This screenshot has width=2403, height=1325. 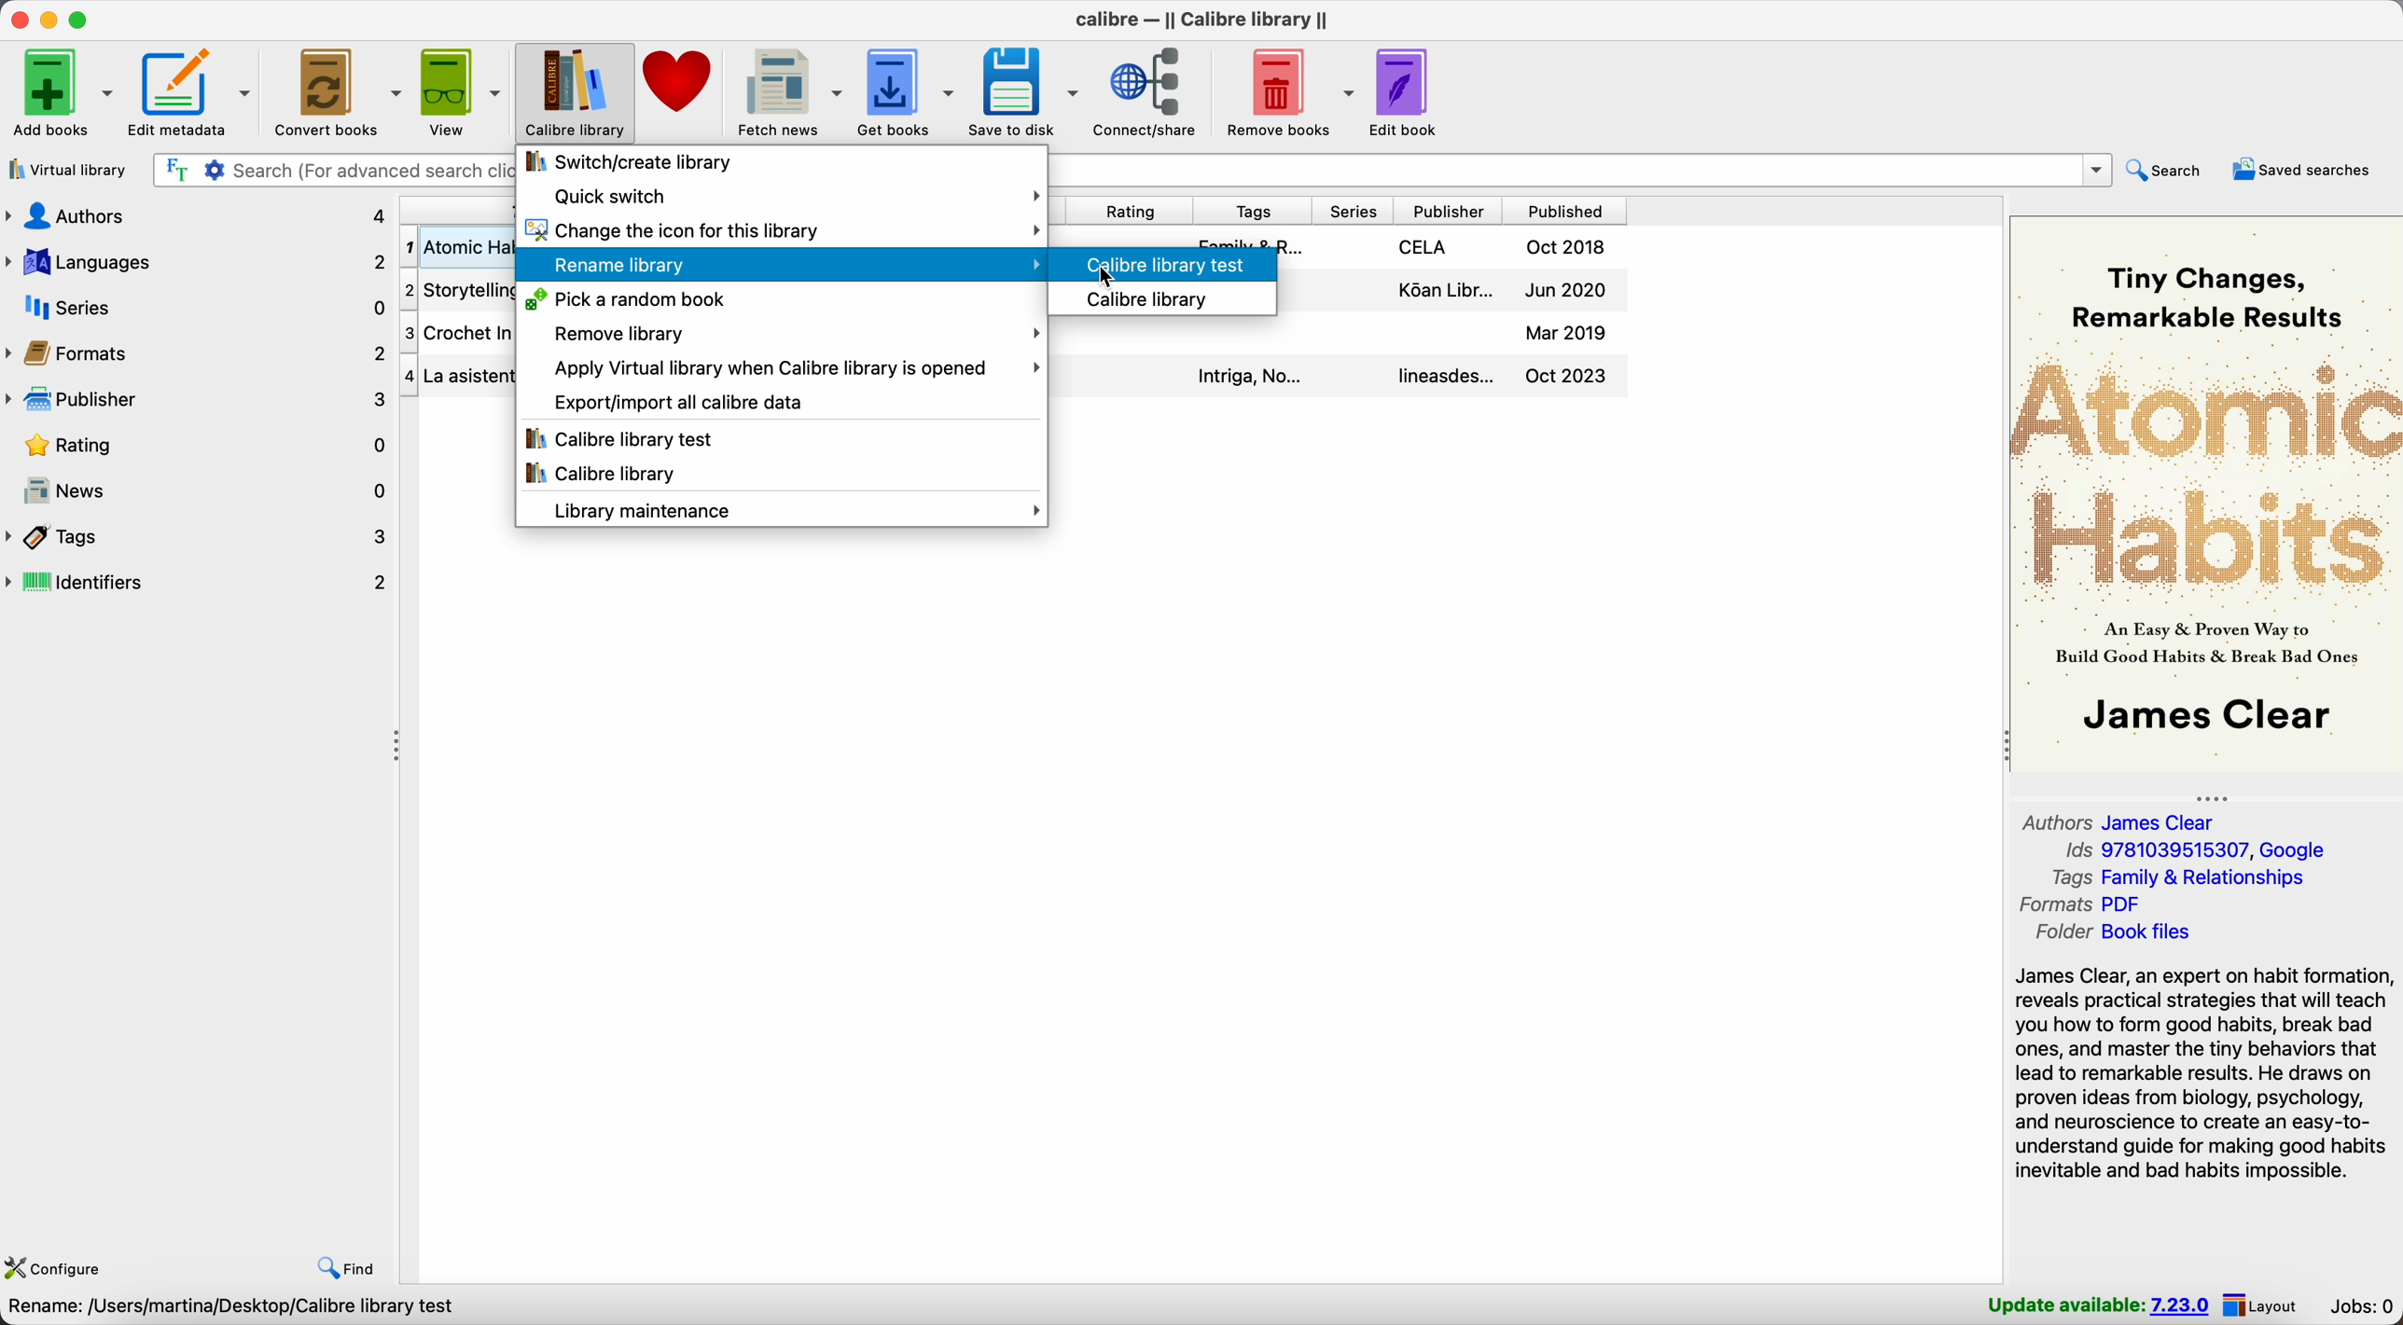 I want to click on saved searches, so click(x=2302, y=171).